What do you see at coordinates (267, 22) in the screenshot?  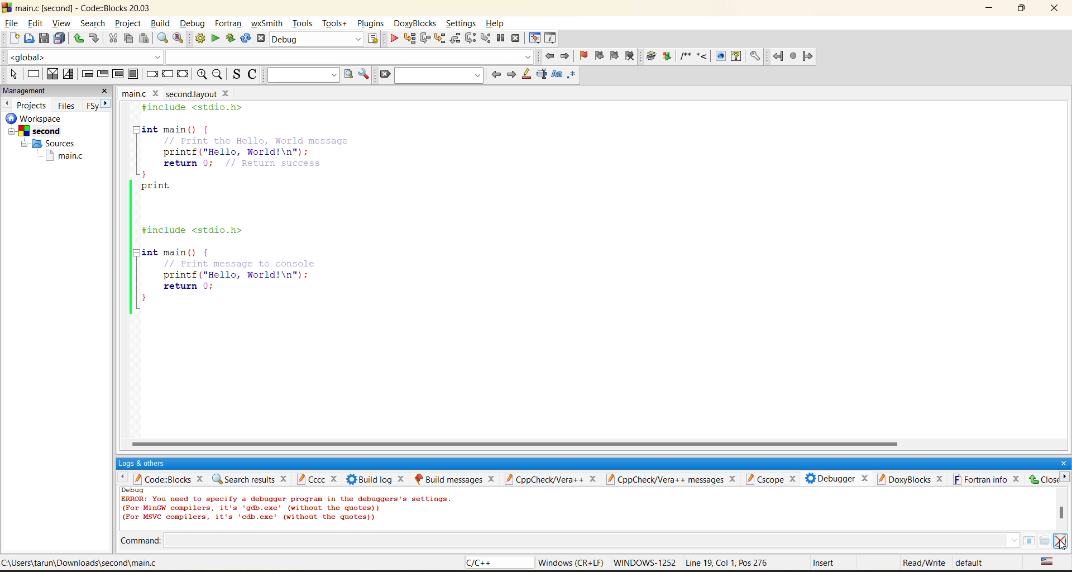 I see `wxsmith` at bounding box center [267, 22].